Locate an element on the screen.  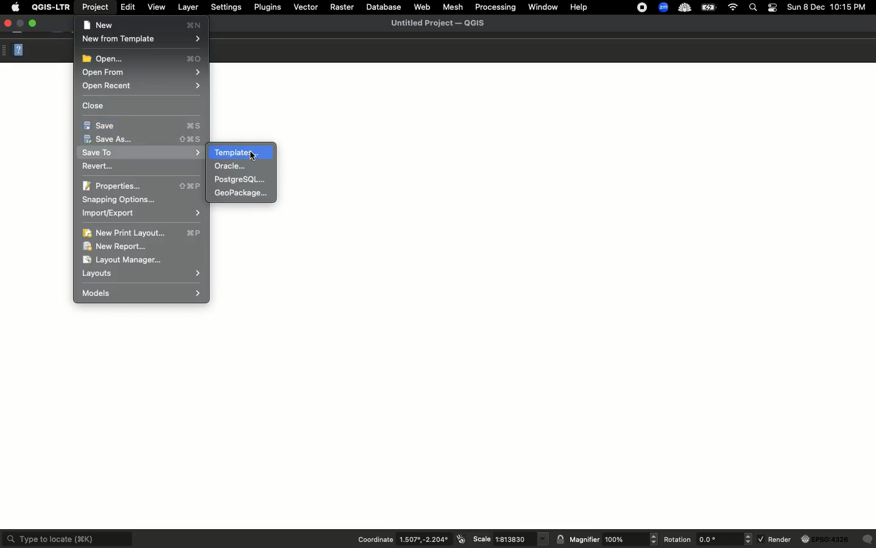
GeoPackage is located at coordinates (244, 194).